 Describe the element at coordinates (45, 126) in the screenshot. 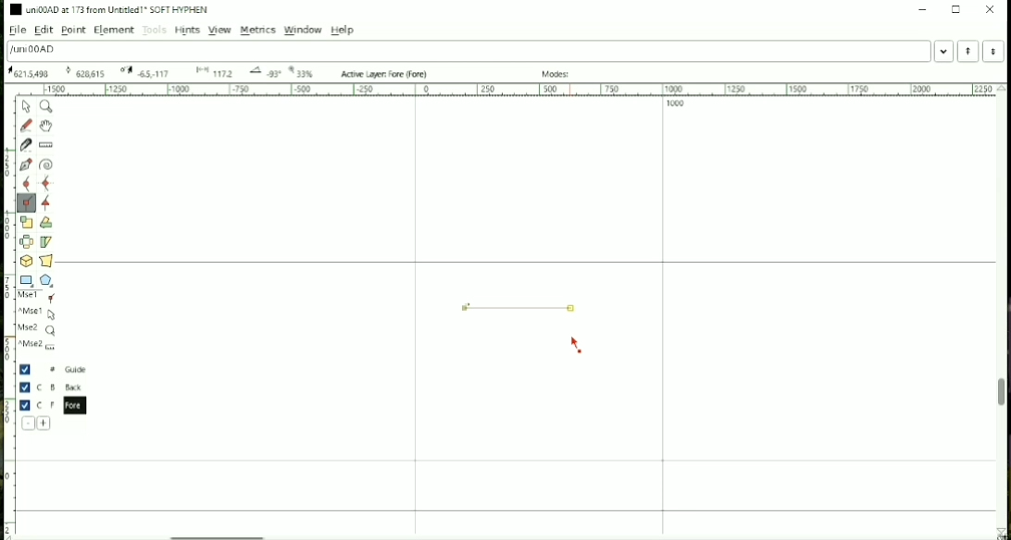

I see `Scroll by hand` at that location.